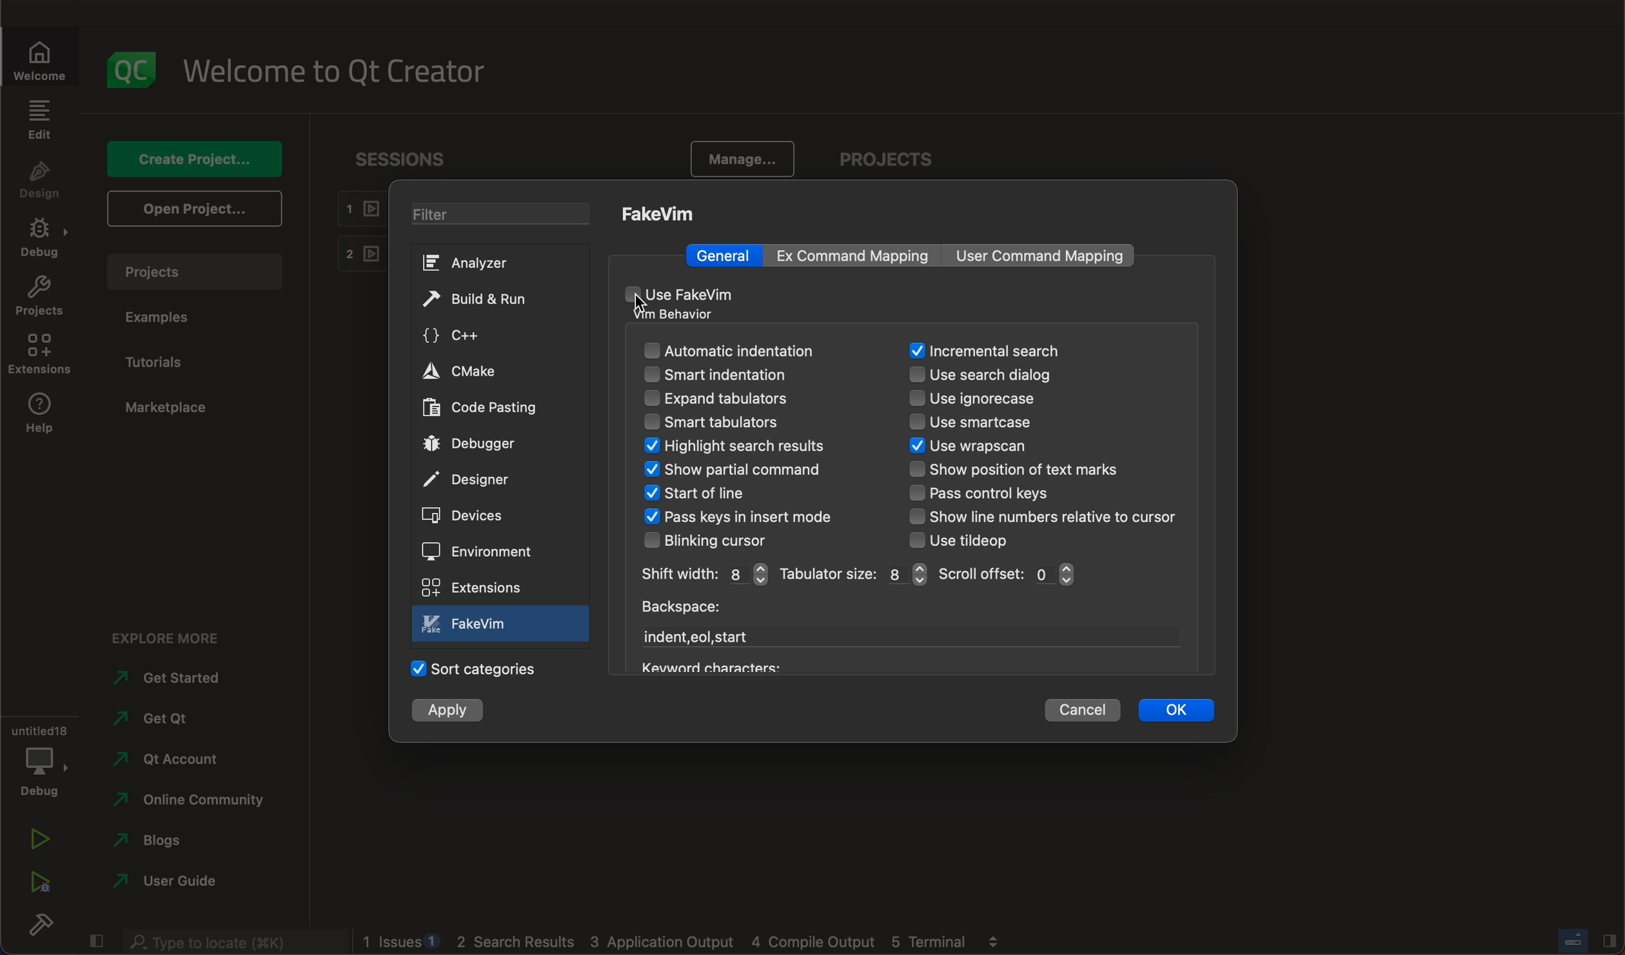 Image resolution: width=1625 pixels, height=955 pixels. Describe the element at coordinates (41, 352) in the screenshot. I see `extensions` at that location.